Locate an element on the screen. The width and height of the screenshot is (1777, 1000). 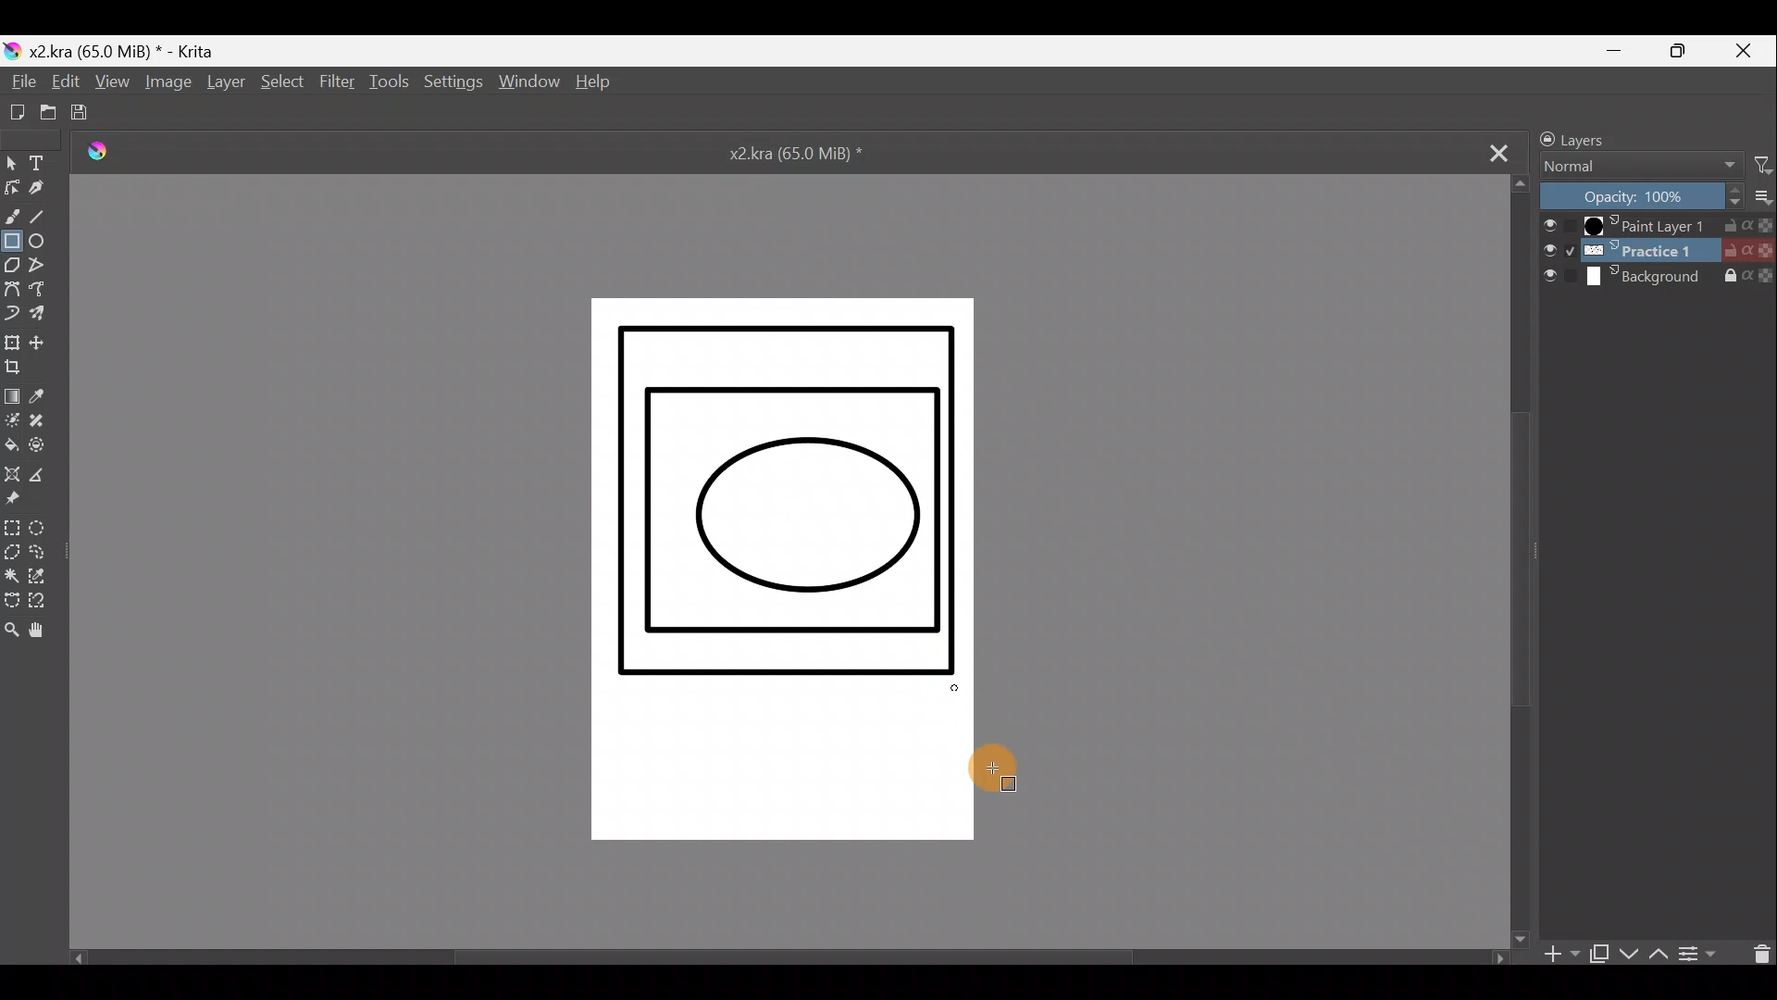
Logo is located at coordinates (91, 146).